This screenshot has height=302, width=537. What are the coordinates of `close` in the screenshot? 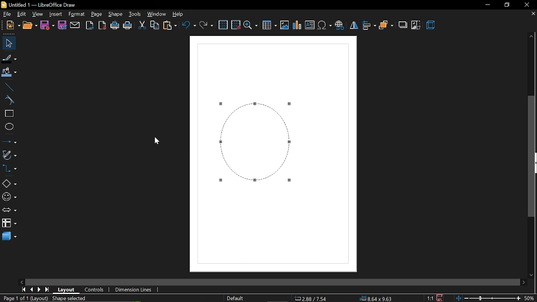 It's located at (526, 5).